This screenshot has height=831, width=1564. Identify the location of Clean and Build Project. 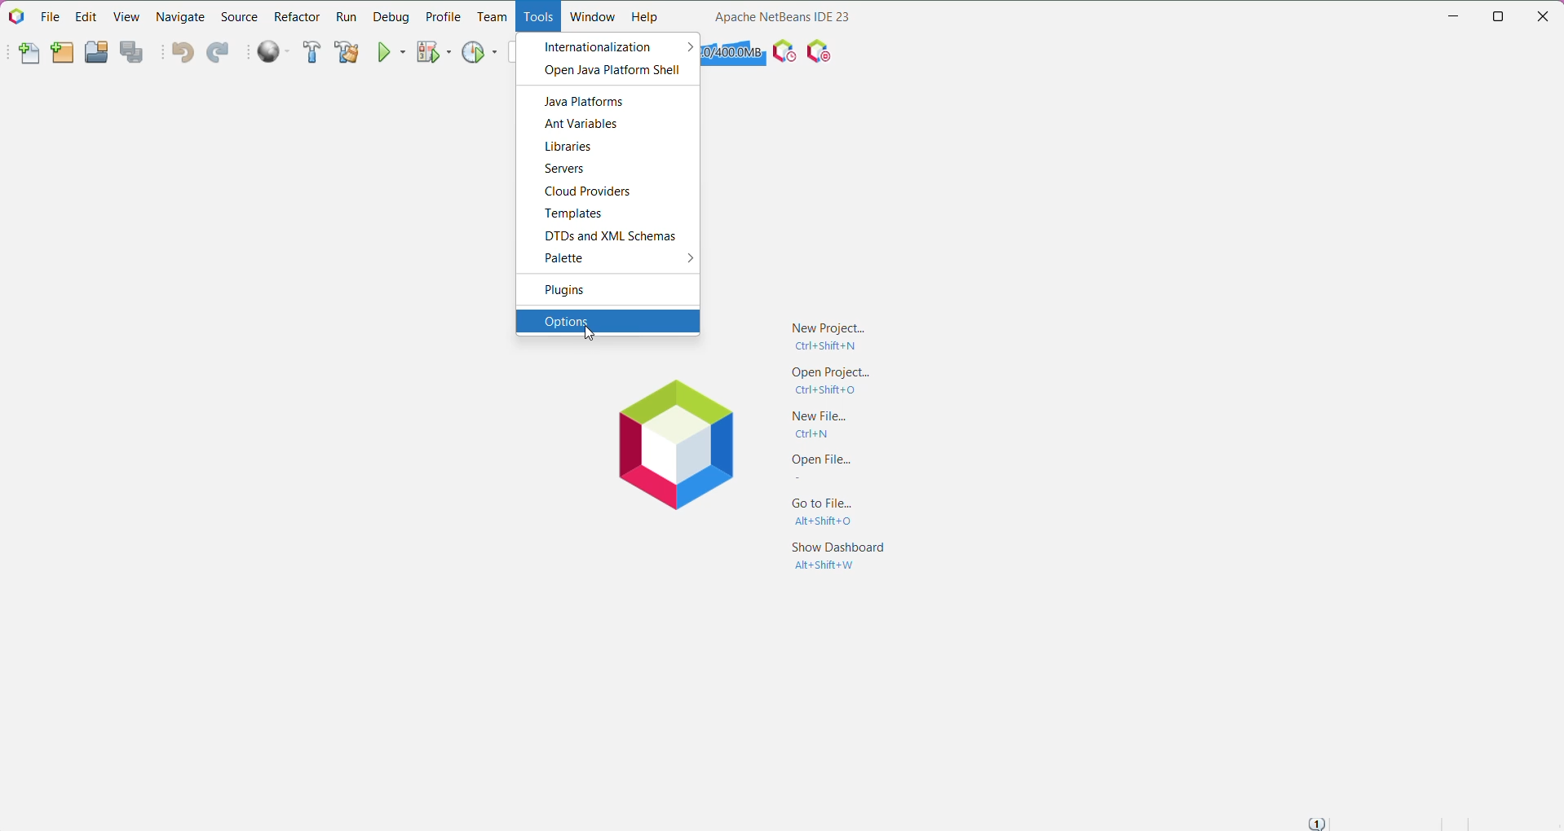
(346, 53).